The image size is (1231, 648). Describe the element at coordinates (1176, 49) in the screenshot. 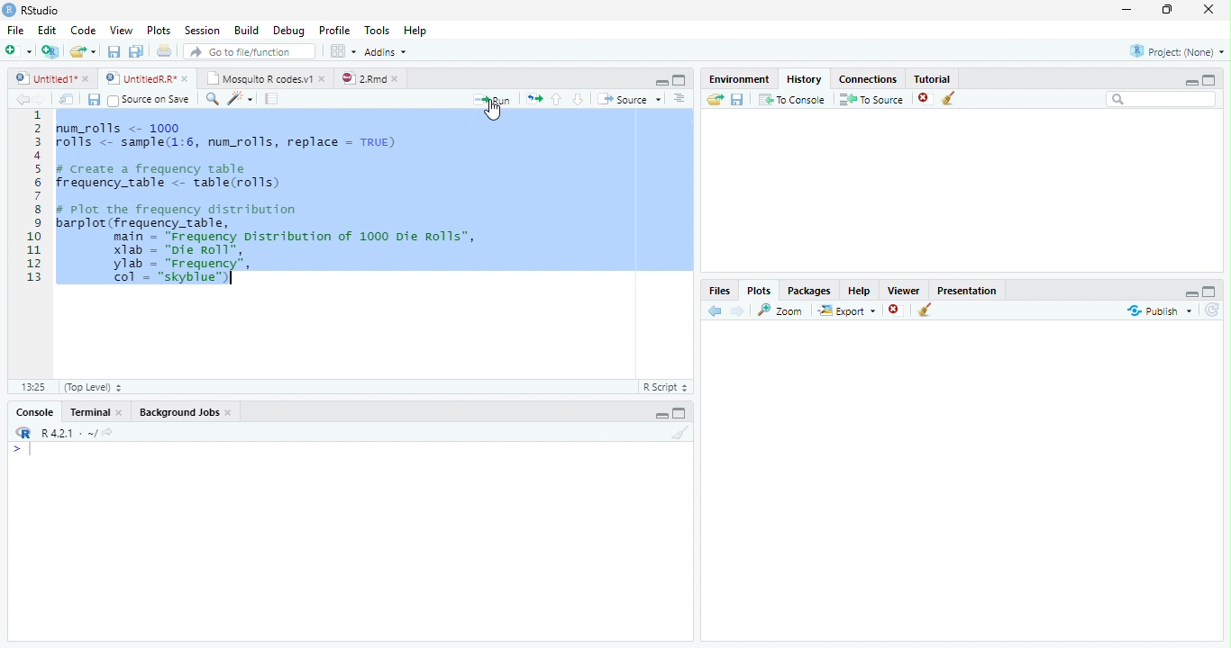

I see `Project: (None)` at that location.